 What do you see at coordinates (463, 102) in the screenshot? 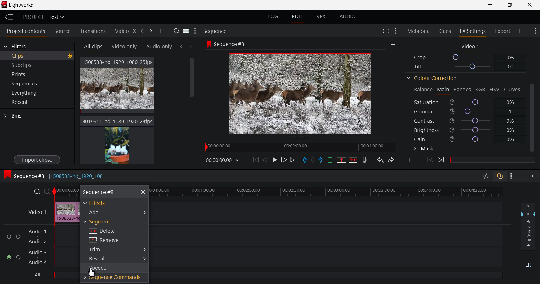
I see `Saturation` at bounding box center [463, 102].